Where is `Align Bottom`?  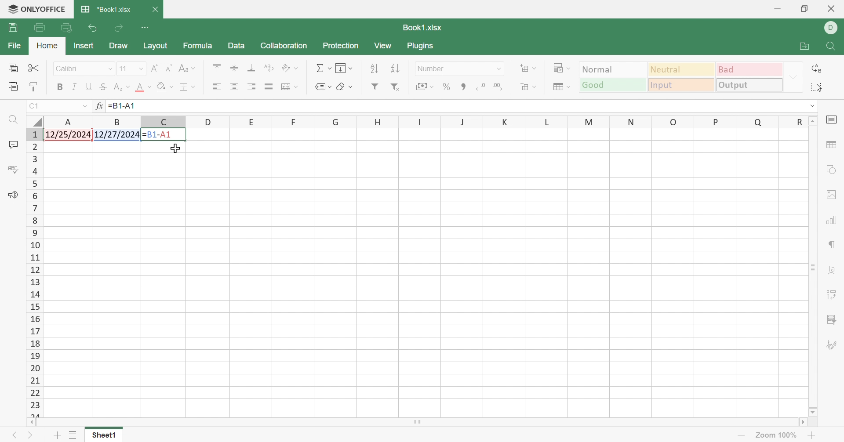
Align Bottom is located at coordinates (251, 69).